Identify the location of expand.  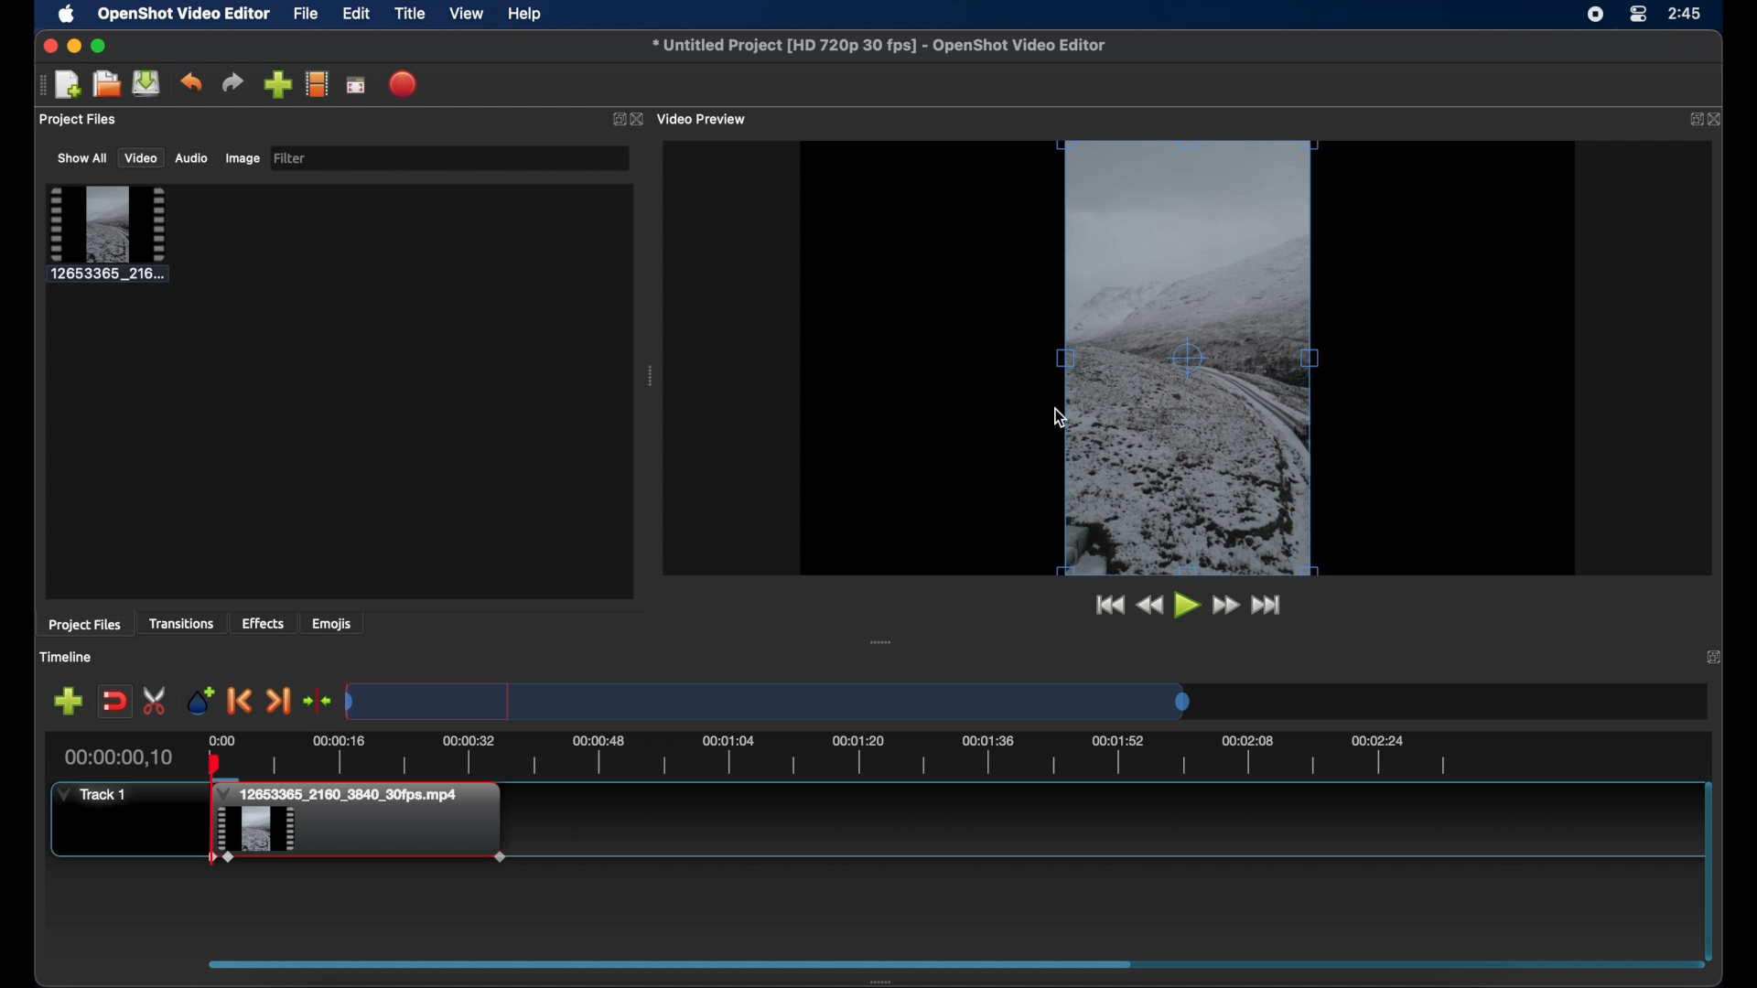
(614, 118).